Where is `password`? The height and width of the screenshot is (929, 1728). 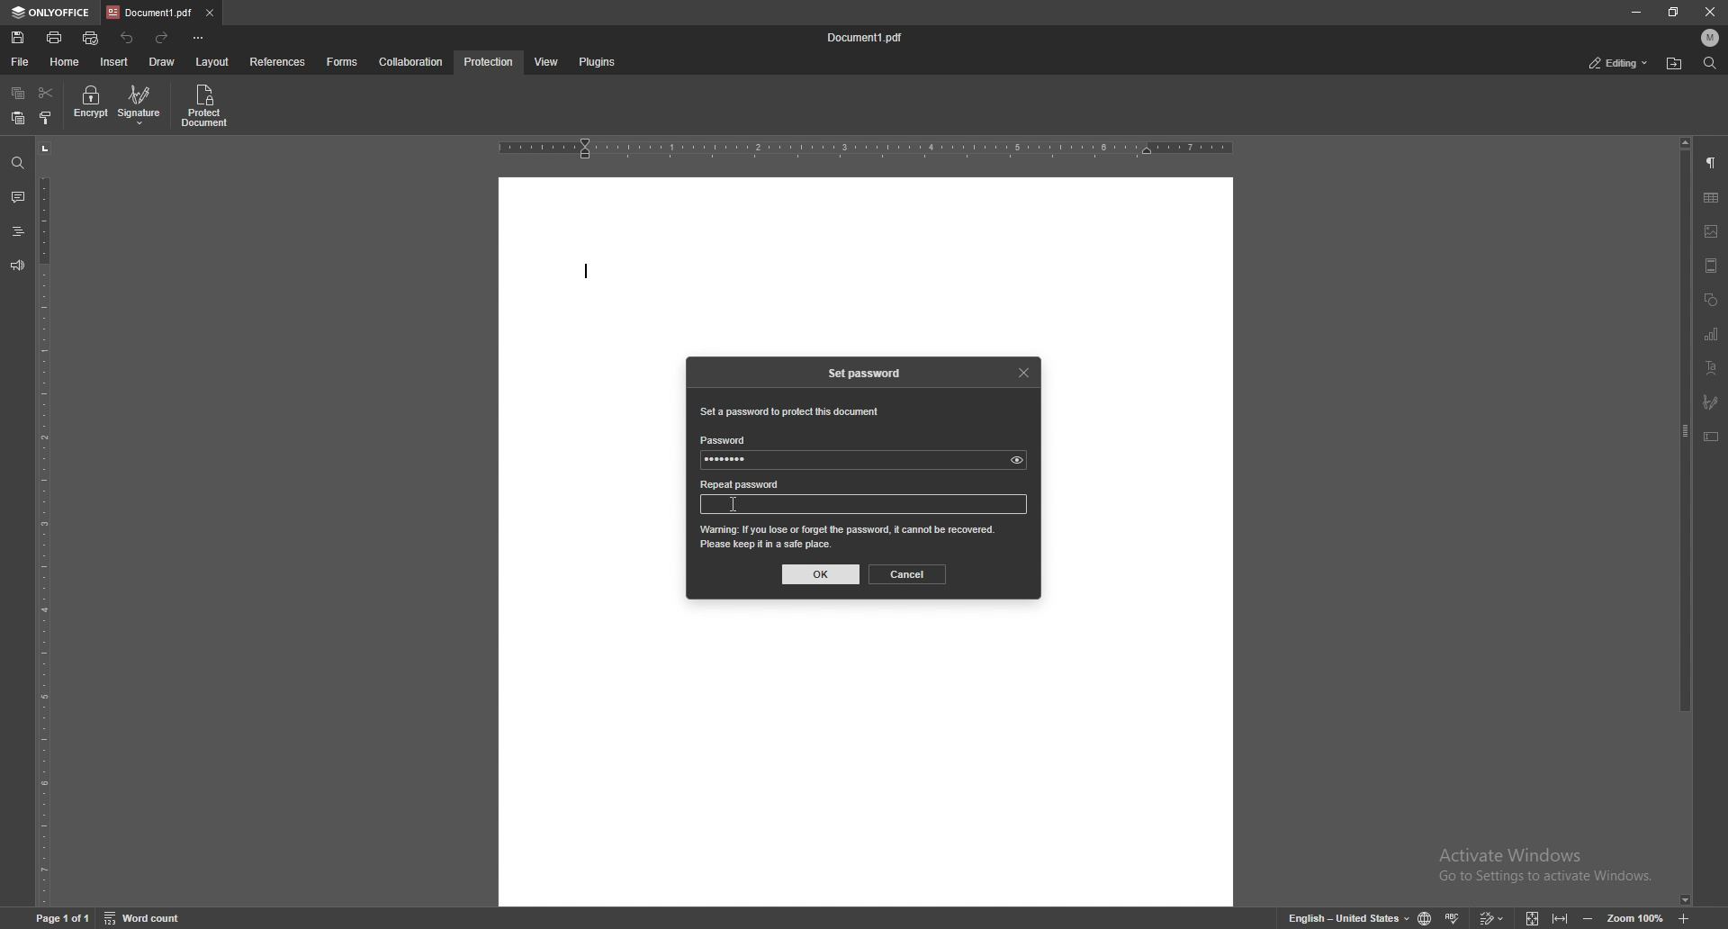
password is located at coordinates (725, 438).